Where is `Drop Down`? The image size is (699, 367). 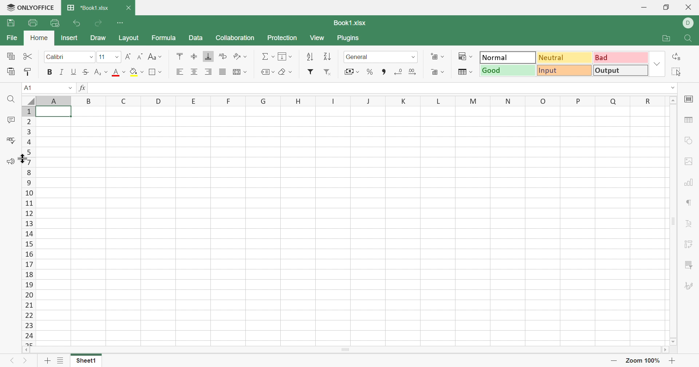 Drop Down is located at coordinates (116, 58).